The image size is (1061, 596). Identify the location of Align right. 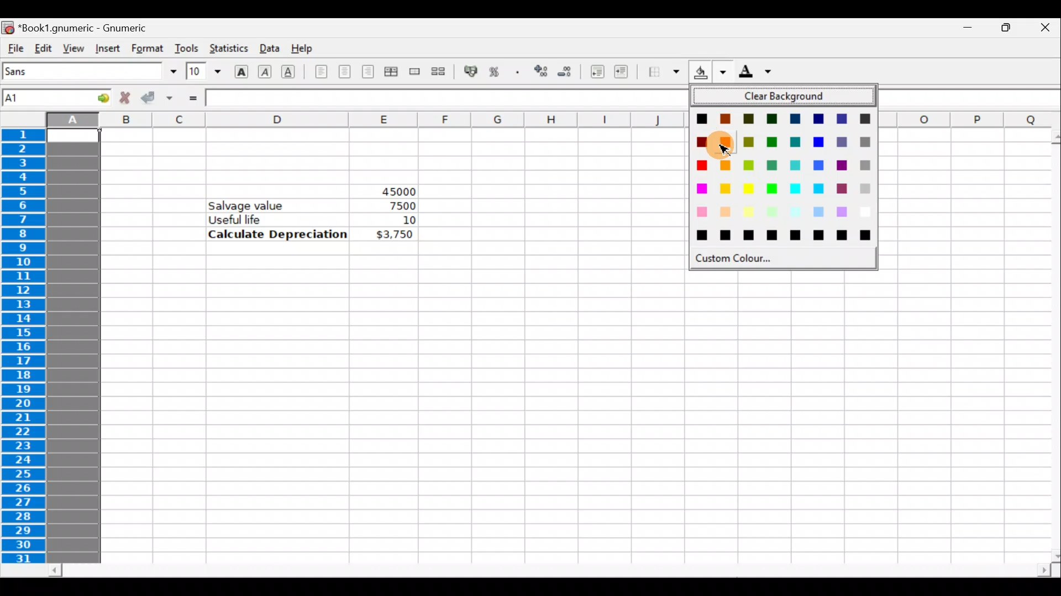
(367, 72).